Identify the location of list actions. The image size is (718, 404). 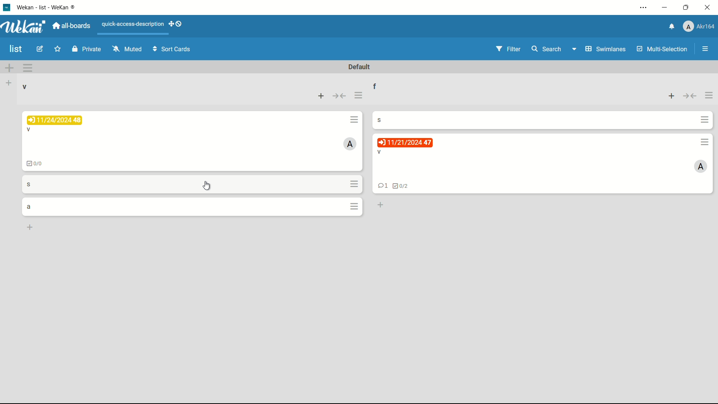
(358, 96).